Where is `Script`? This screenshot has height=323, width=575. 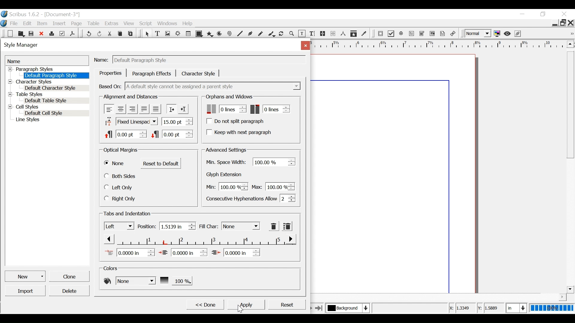 Script is located at coordinates (146, 24).